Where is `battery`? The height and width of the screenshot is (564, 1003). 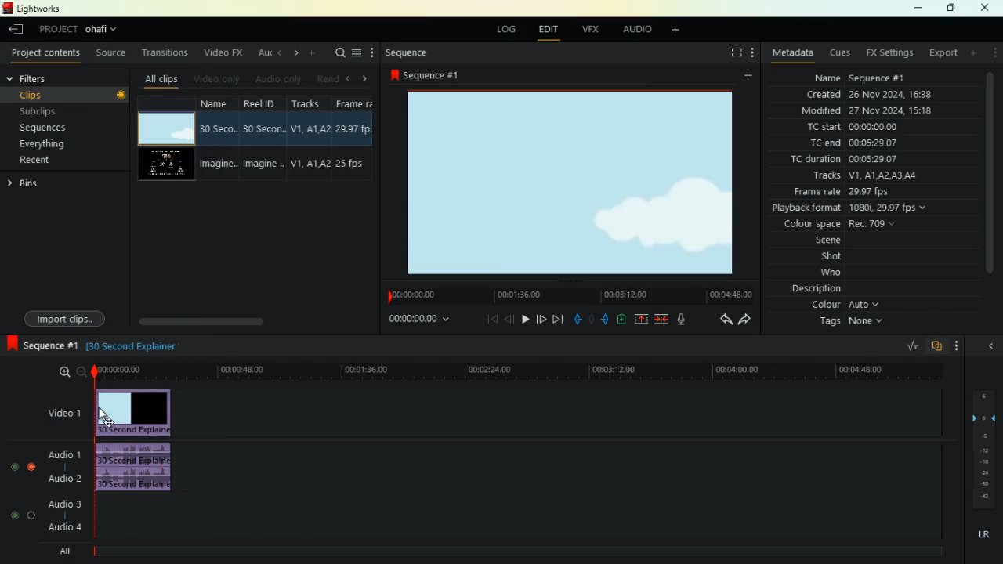 battery is located at coordinates (621, 320).